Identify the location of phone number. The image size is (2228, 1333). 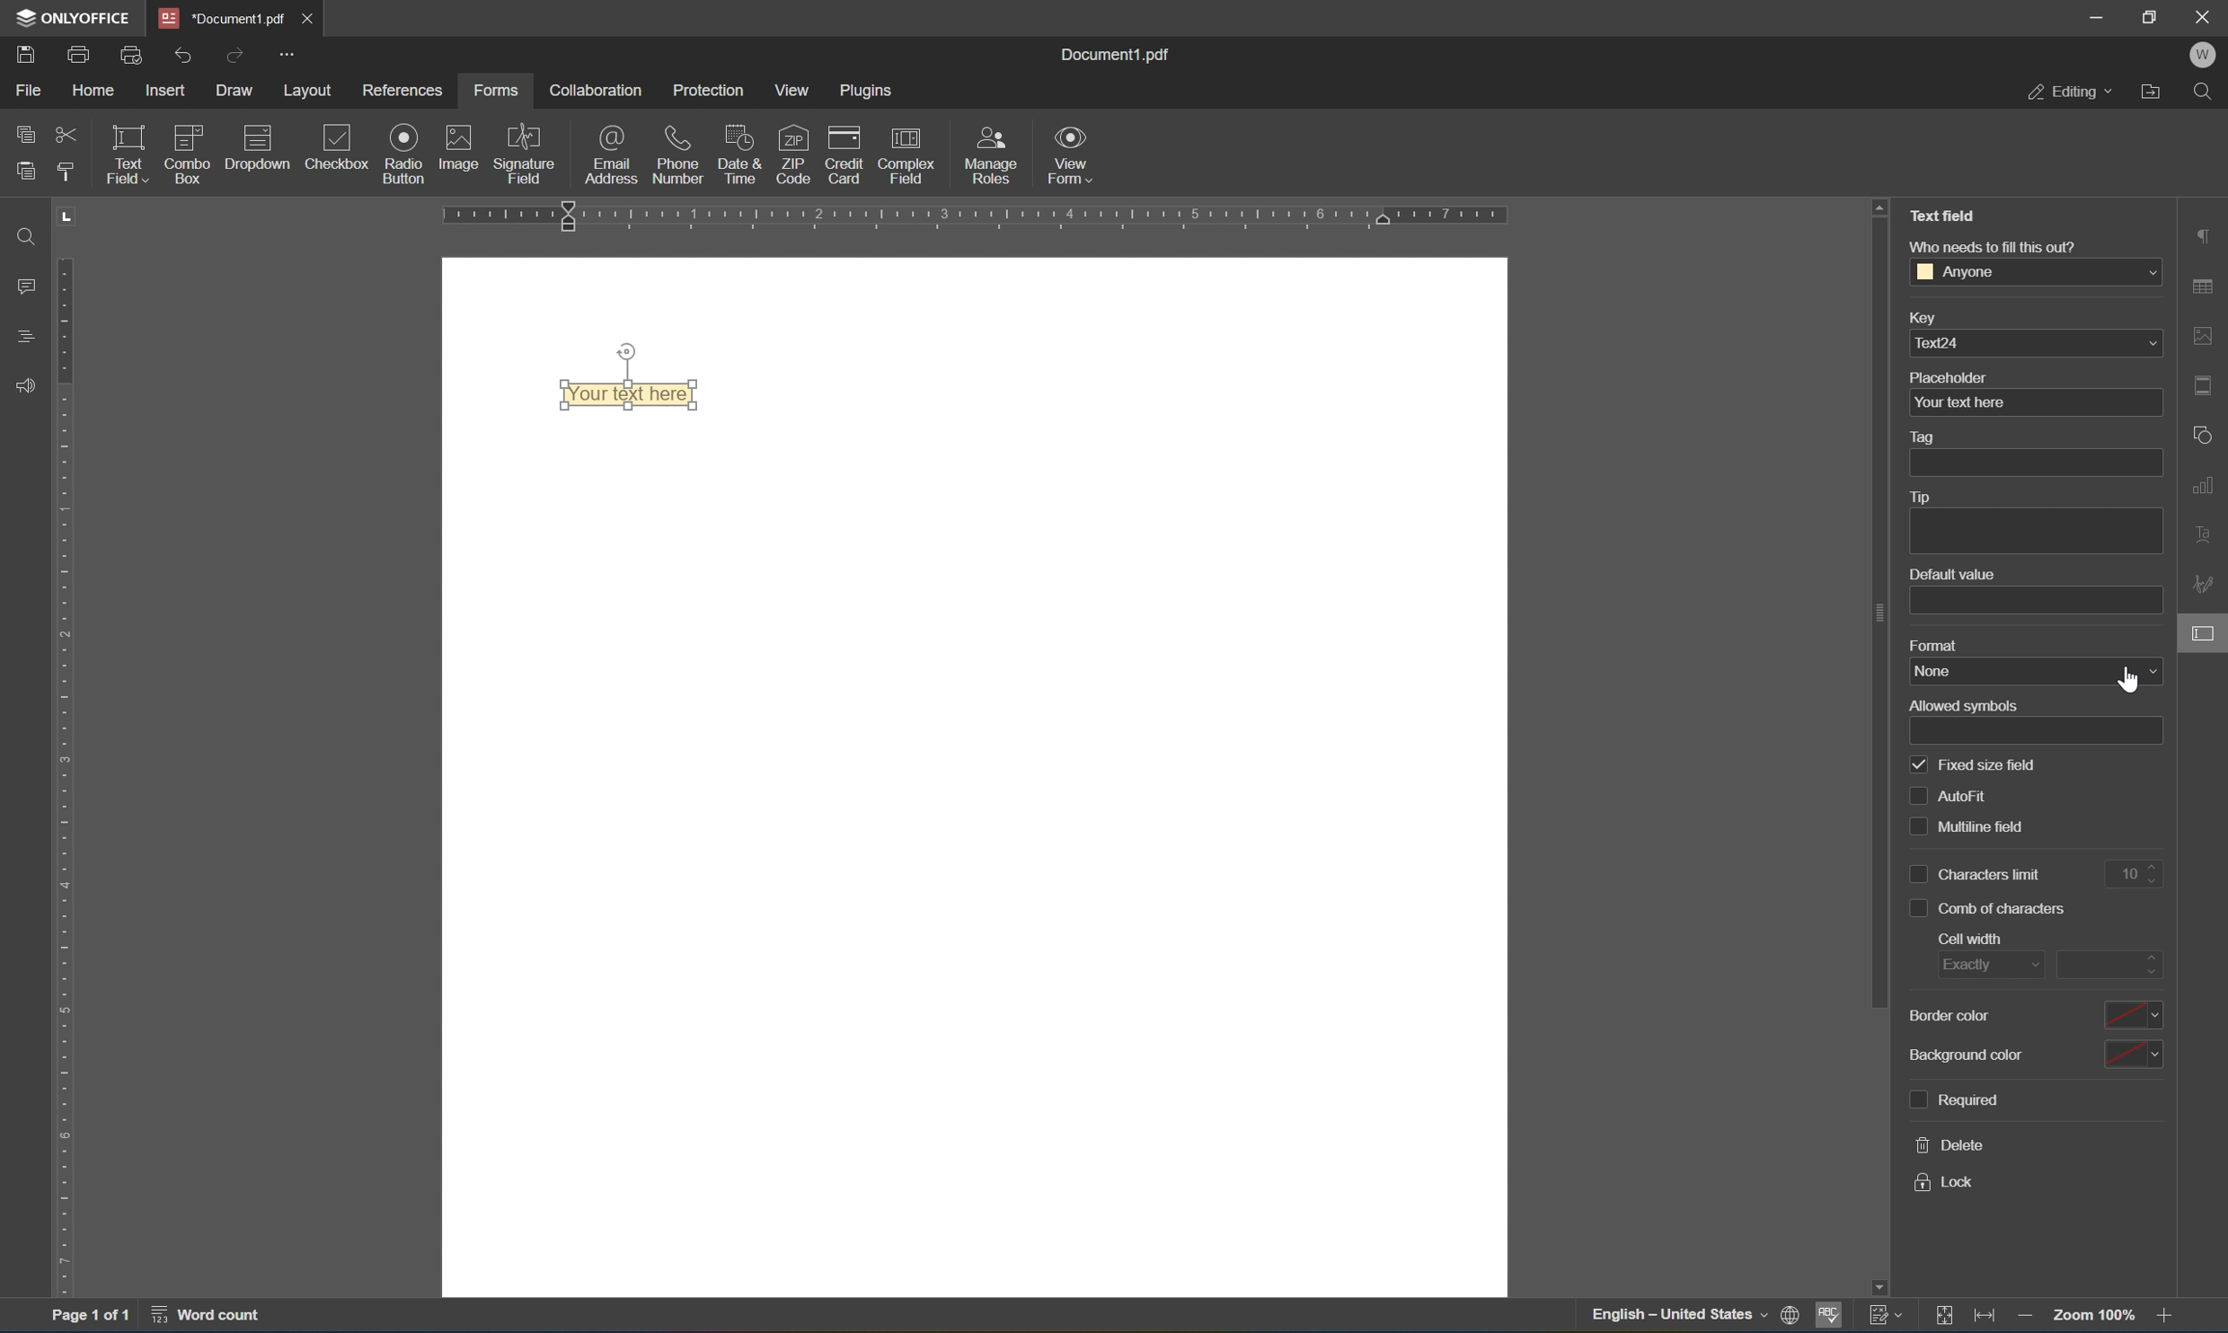
(678, 153).